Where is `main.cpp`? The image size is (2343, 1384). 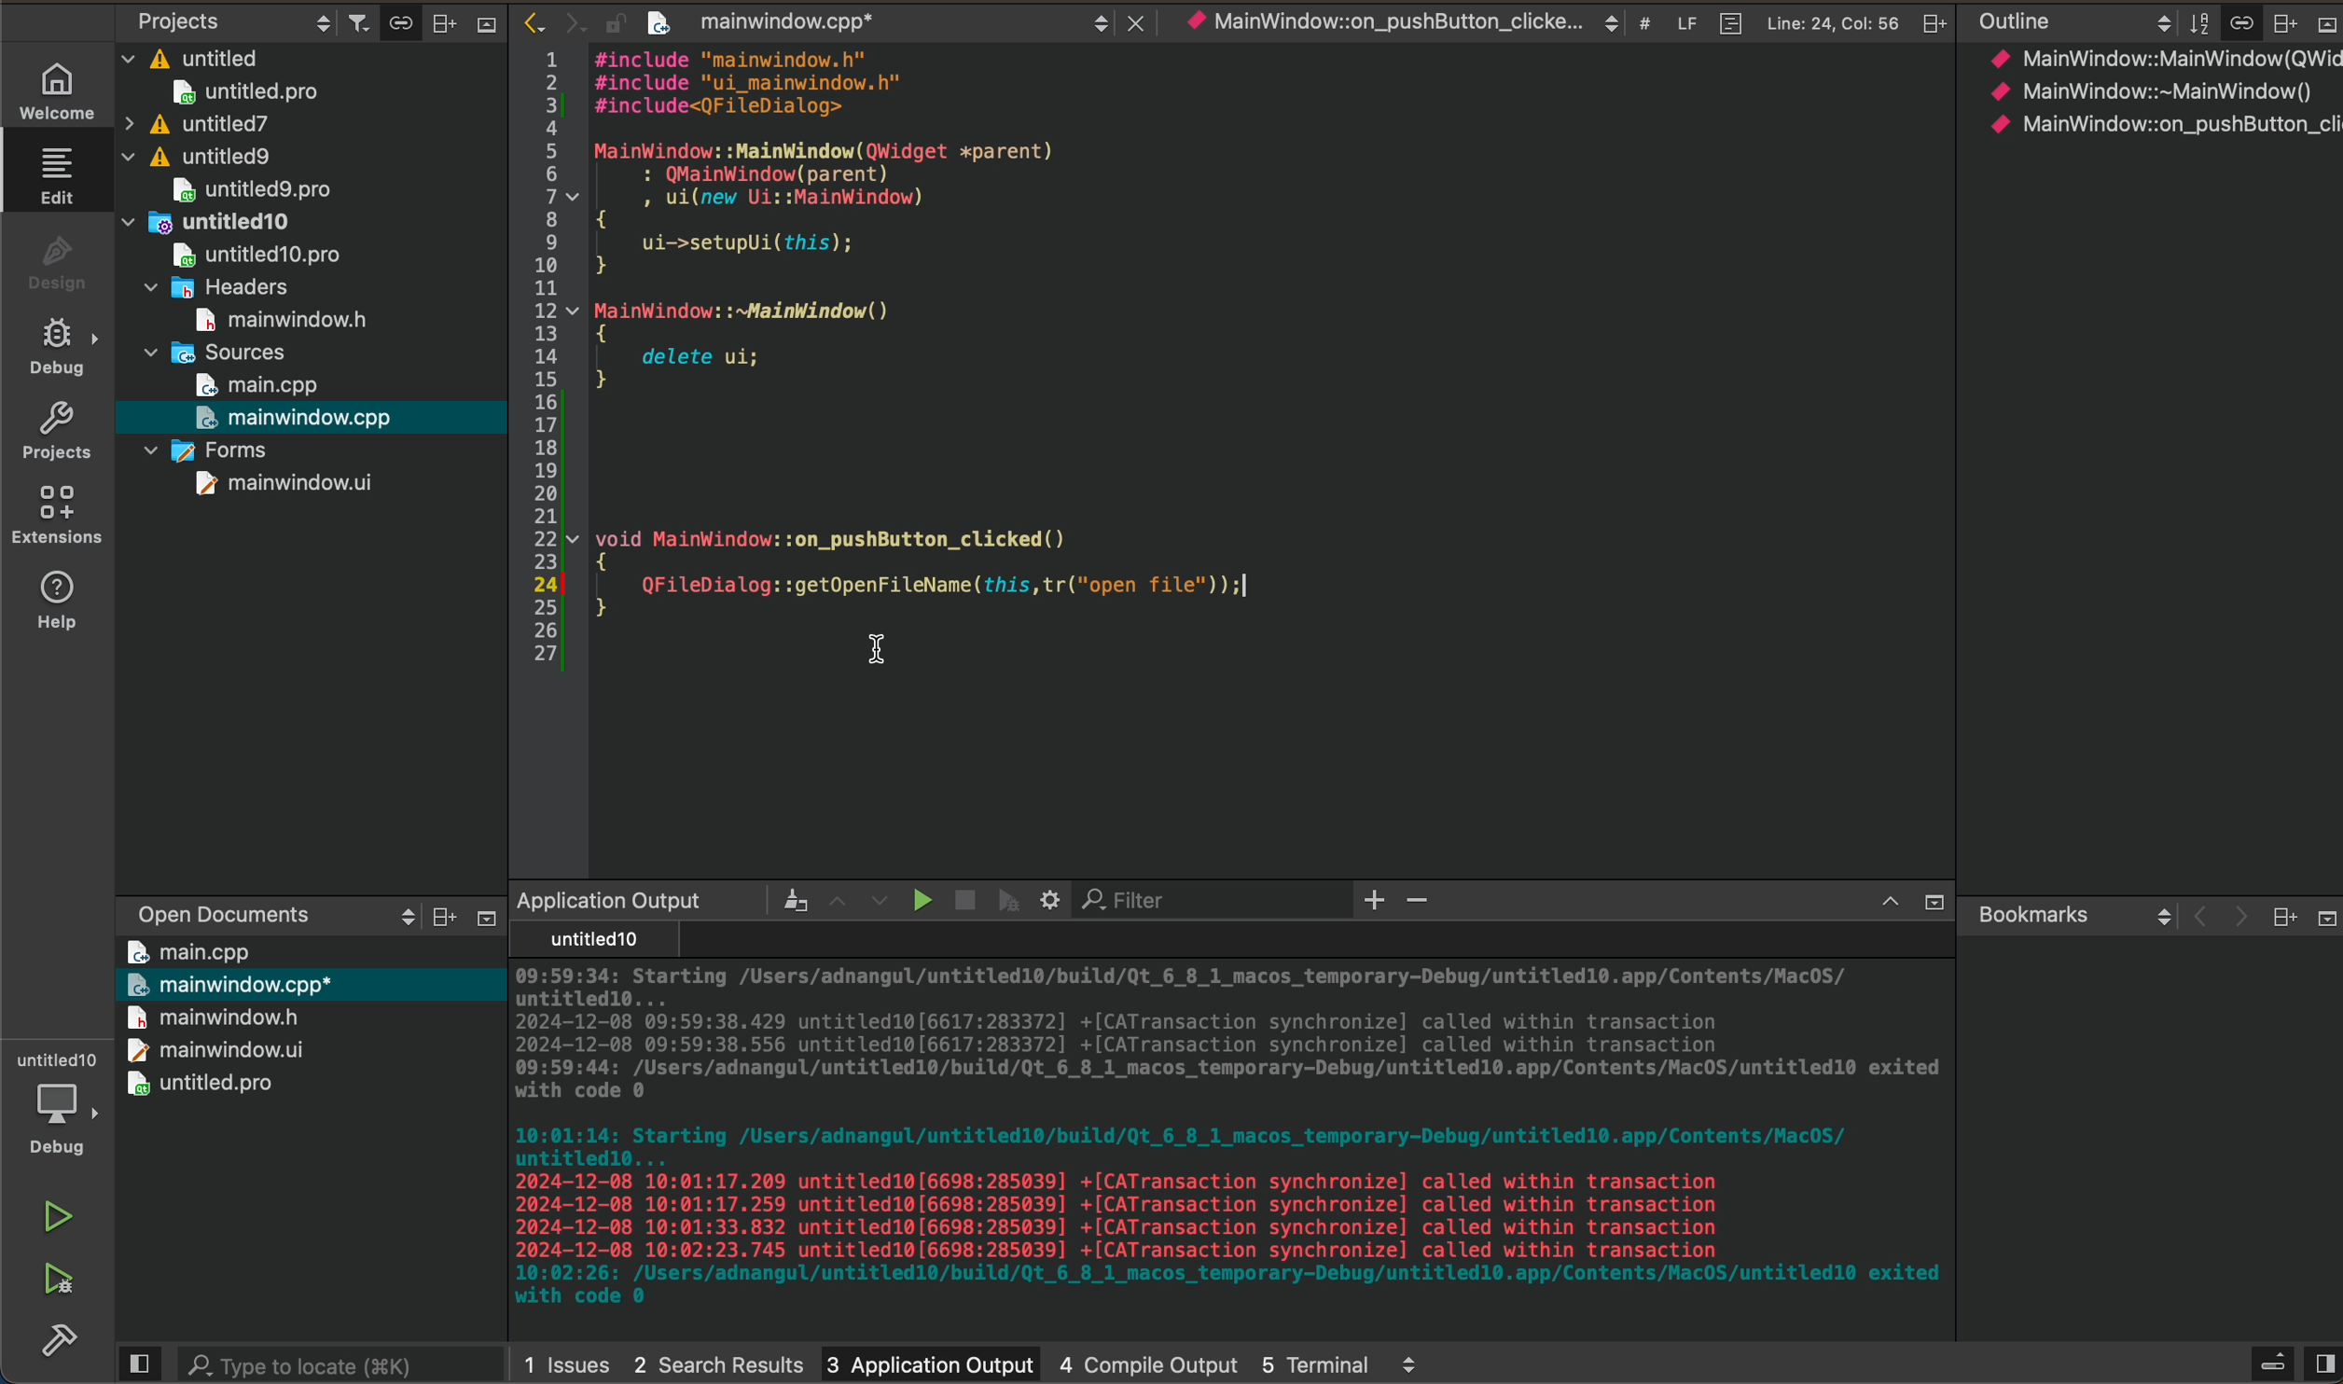
main.cpp is located at coordinates (190, 950).